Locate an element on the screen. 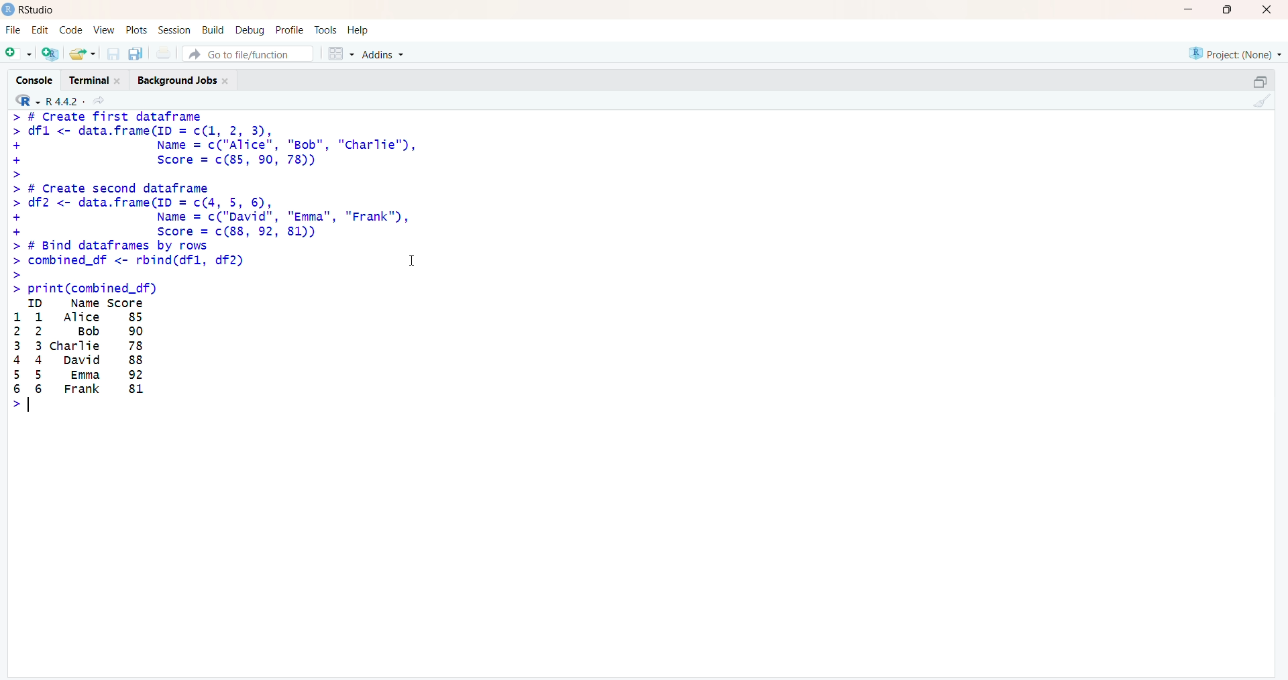  print is located at coordinates (164, 54).